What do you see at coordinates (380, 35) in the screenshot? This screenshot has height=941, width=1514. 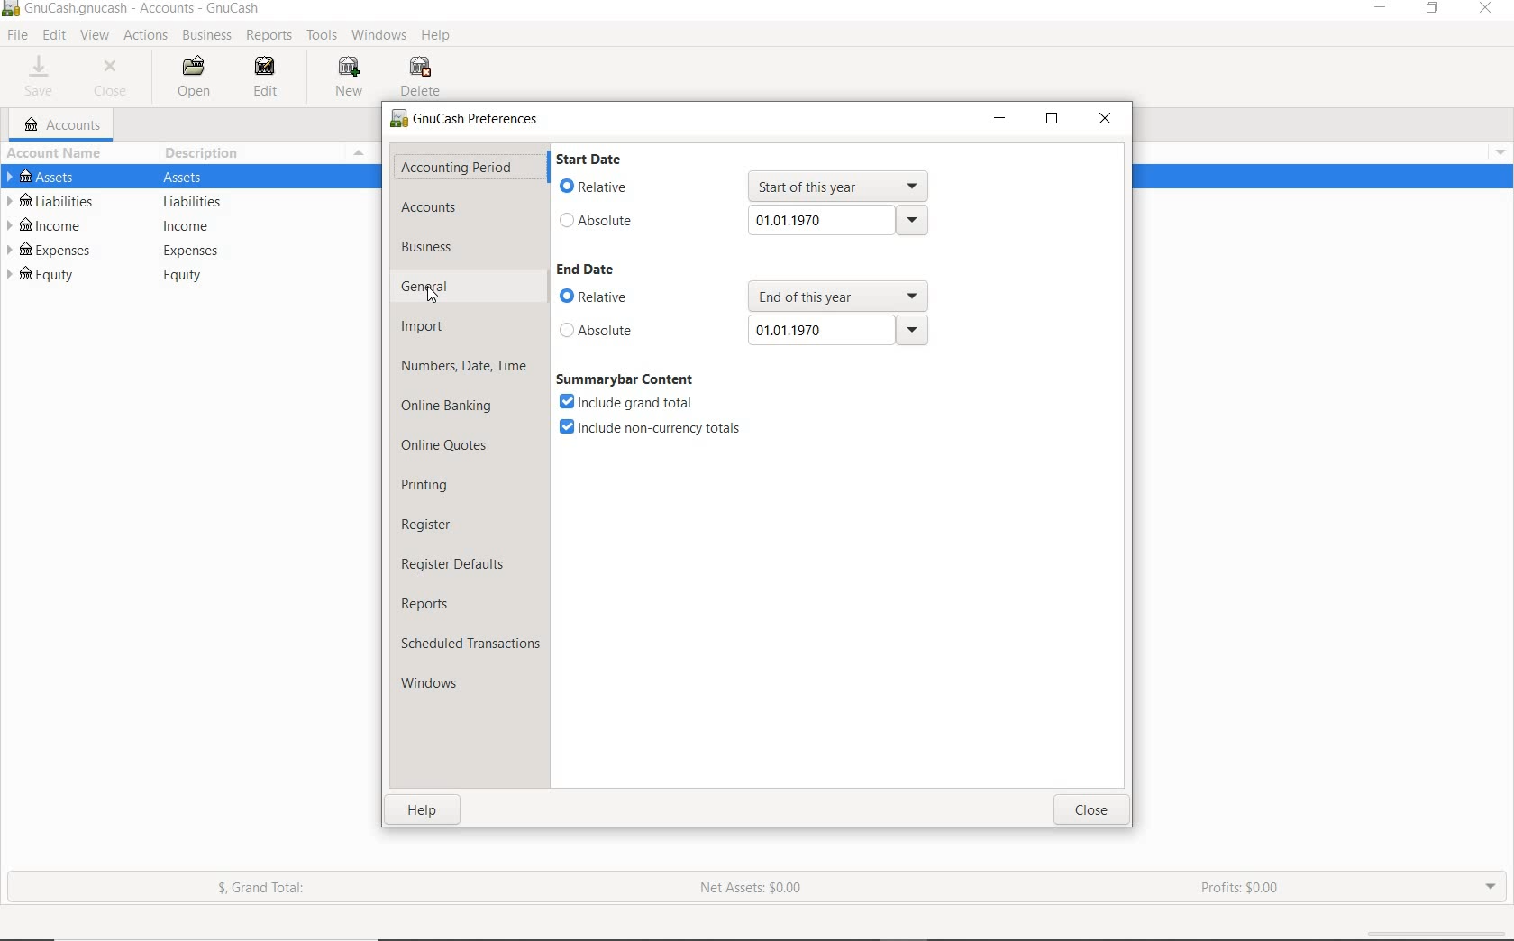 I see `WINDOWS` at bounding box center [380, 35].